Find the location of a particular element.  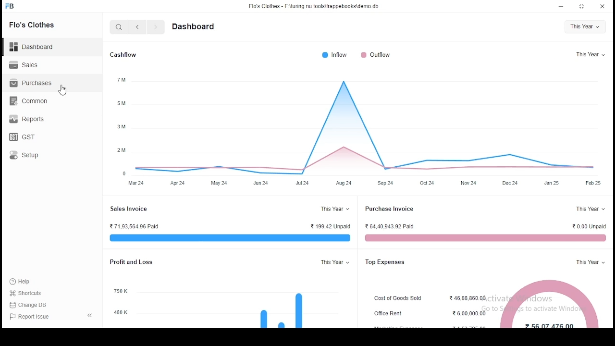

Sales Invoice is located at coordinates (130, 209).